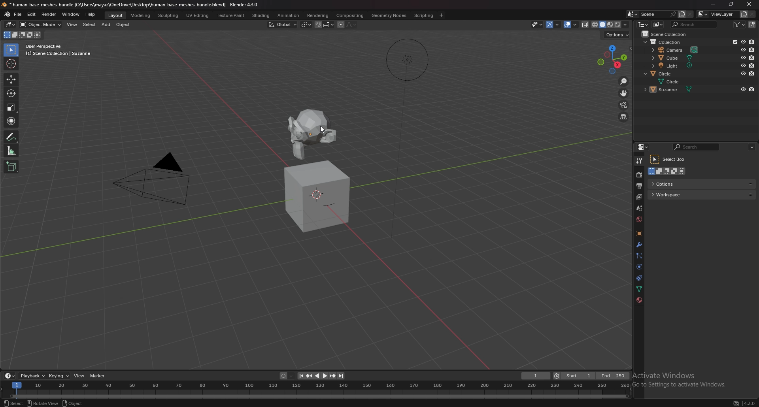 The height and width of the screenshot is (407, 759). What do you see at coordinates (639, 175) in the screenshot?
I see `render` at bounding box center [639, 175].